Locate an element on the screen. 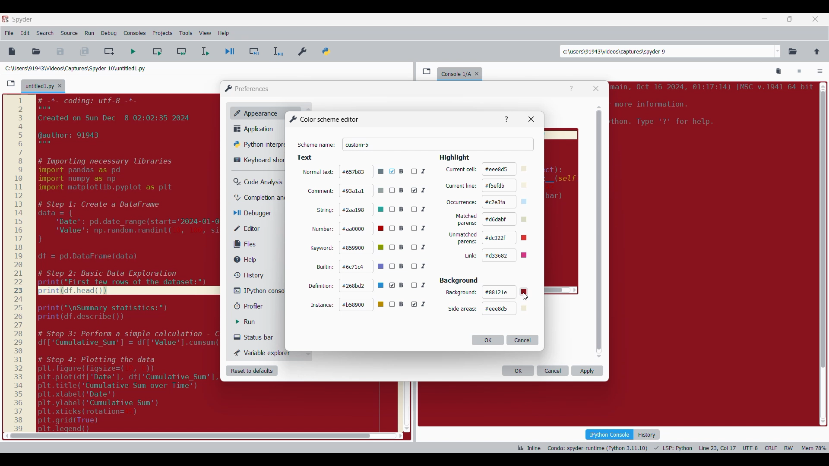 The height and width of the screenshot is (466, 829). current line is located at coordinates (461, 186).